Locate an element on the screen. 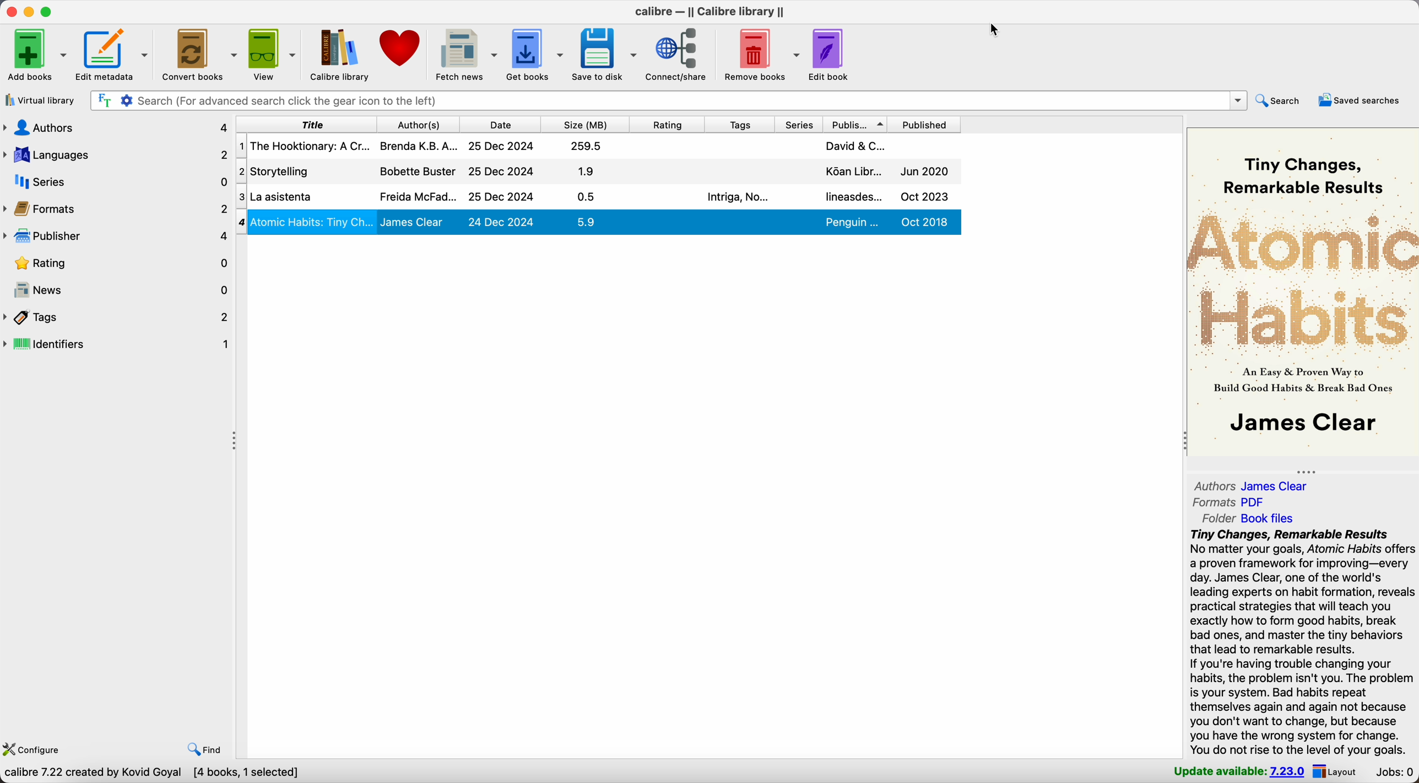  atomic habits - book cover preview is located at coordinates (1303, 294).